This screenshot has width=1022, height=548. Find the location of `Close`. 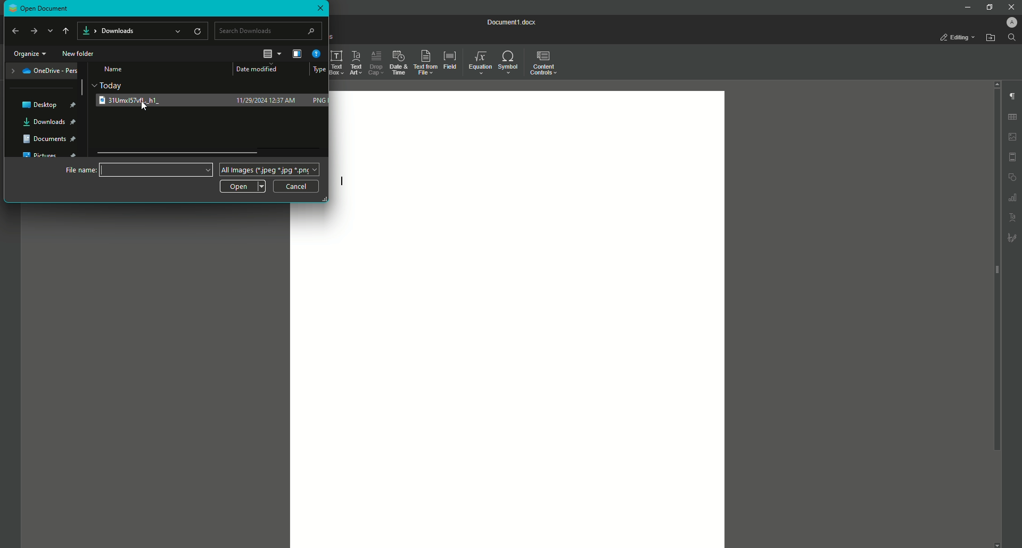

Close is located at coordinates (322, 9).